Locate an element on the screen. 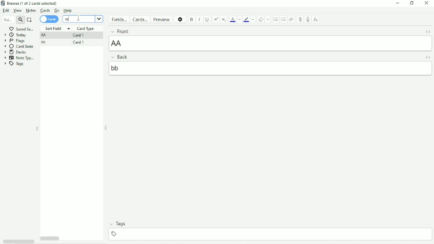  Unordered list is located at coordinates (275, 19).